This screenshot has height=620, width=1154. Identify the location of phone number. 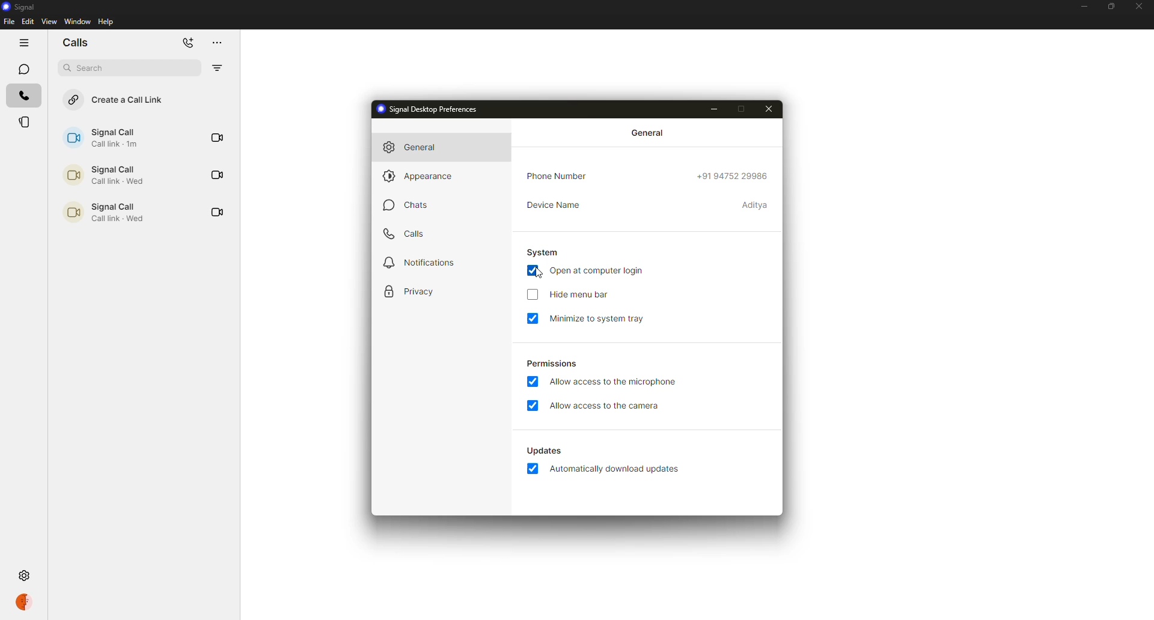
(734, 175).